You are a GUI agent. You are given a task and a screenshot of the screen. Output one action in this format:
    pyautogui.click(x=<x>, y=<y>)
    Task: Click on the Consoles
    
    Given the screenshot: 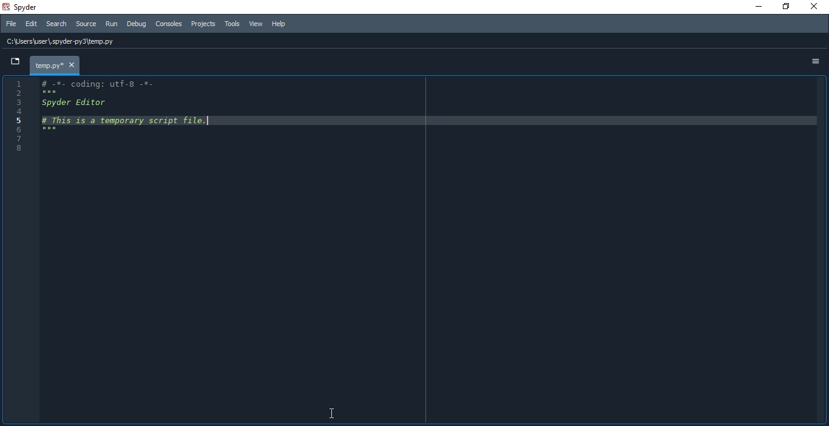 What is the action you would take?
    pyautogui.click(x=168, y=24)
    